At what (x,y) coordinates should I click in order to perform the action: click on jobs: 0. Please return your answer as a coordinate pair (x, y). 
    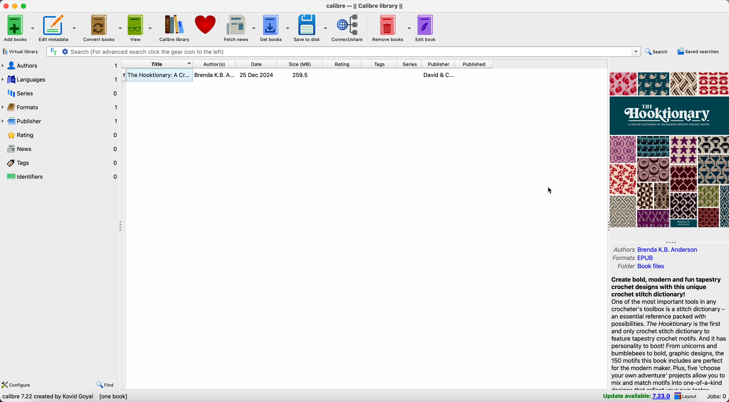
    Looking at the image, I should click on (717, 397).